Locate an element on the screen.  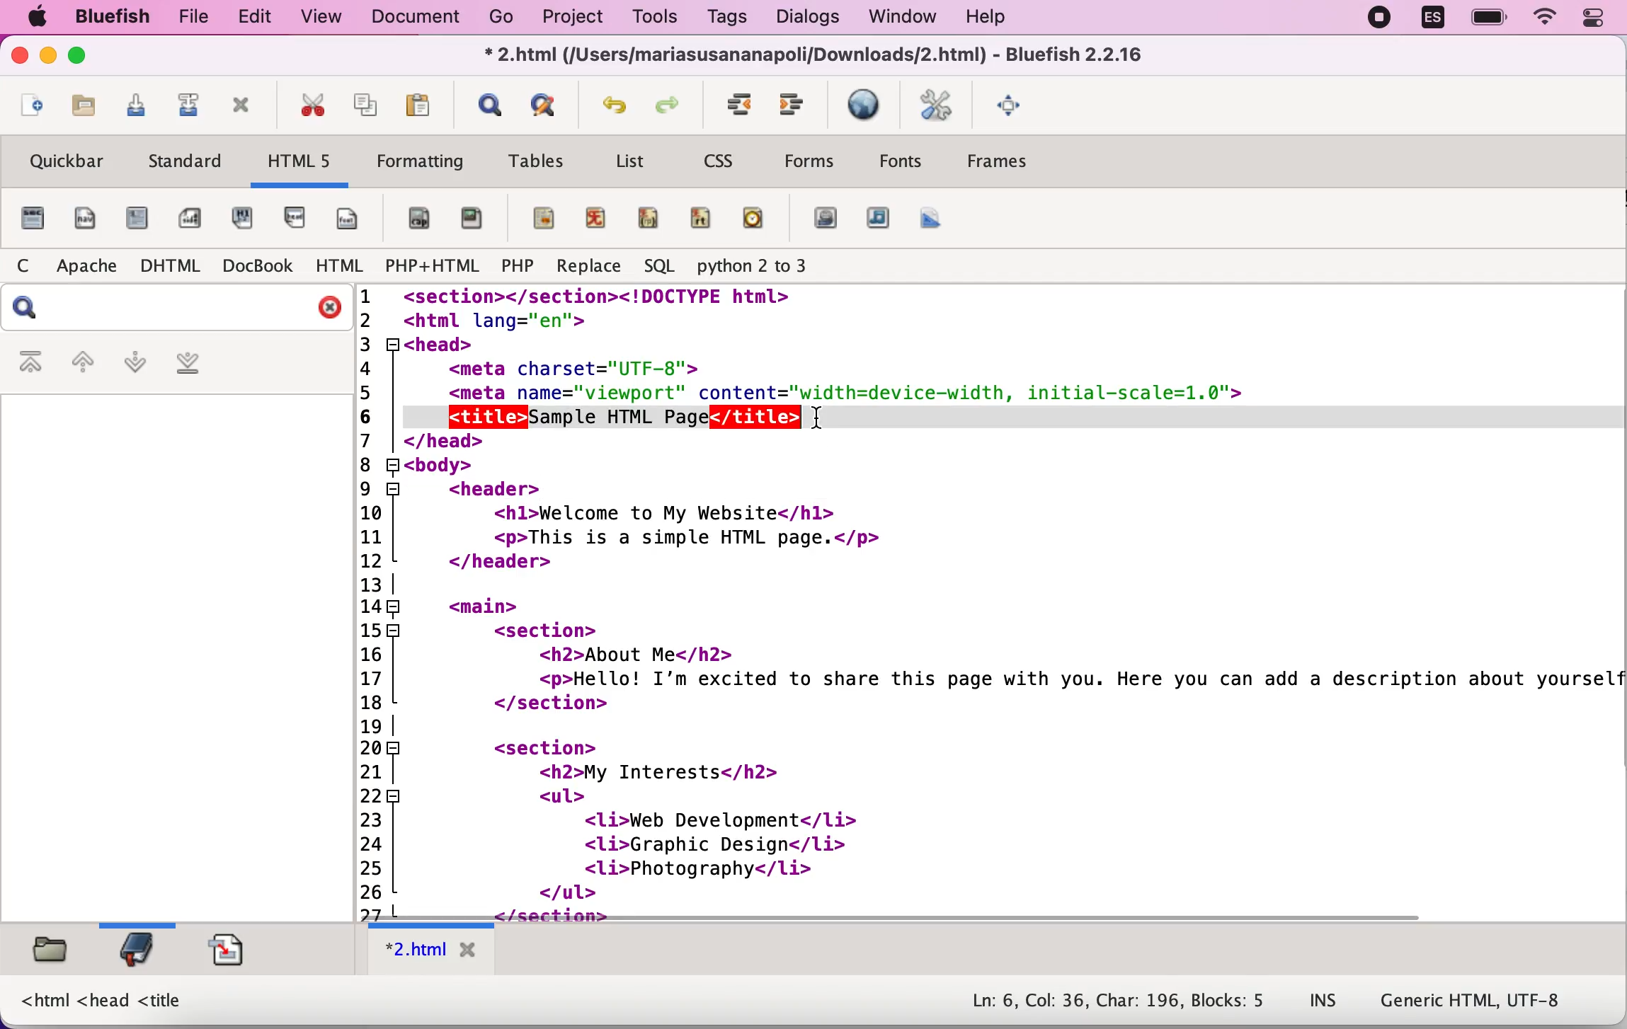
standard is located at coordinates (188, 163).